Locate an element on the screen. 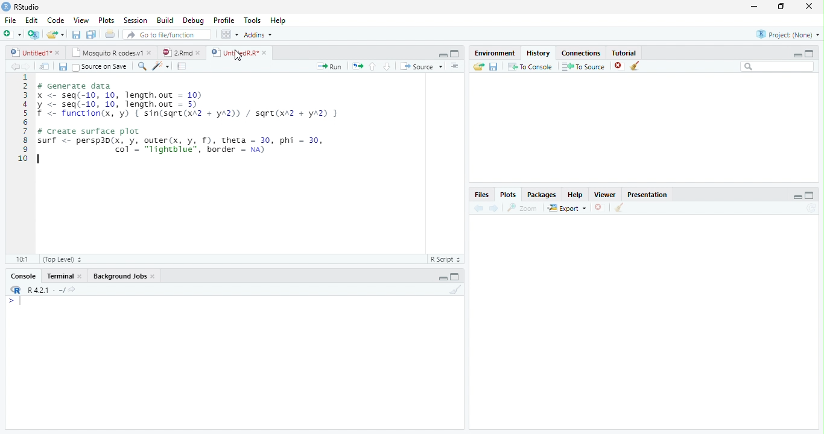  Workspace panes is located at coordinates (229, 34).